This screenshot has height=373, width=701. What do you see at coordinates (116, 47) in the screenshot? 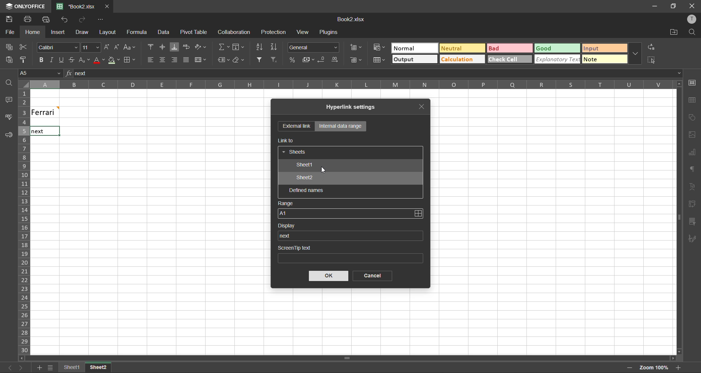
I see `decrement size` at bounding box center [116, 47].